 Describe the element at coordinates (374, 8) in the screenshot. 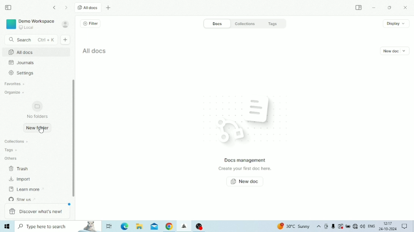

I see `Minimize` at that location.